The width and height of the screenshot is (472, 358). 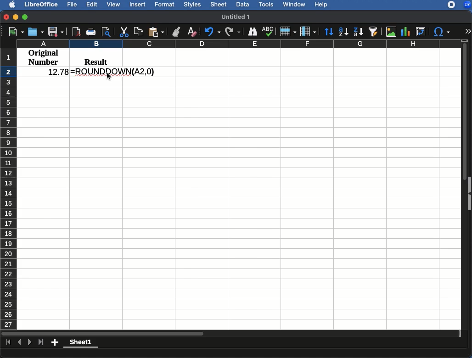 I want to click on Original number, so click(x=44, y=58).